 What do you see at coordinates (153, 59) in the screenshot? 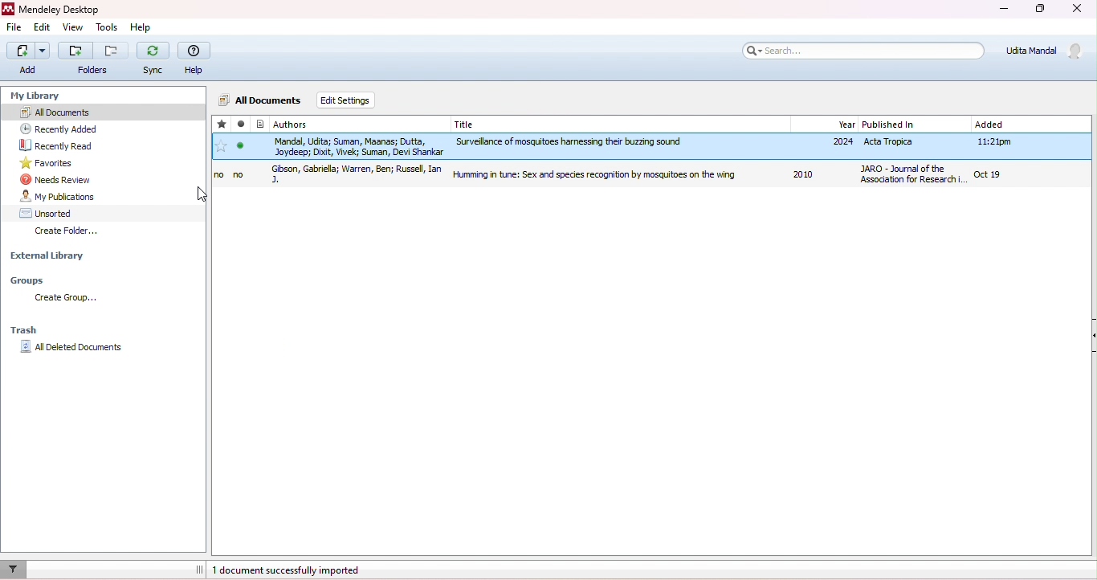
I see `sync` at bounding box center [153, 59].